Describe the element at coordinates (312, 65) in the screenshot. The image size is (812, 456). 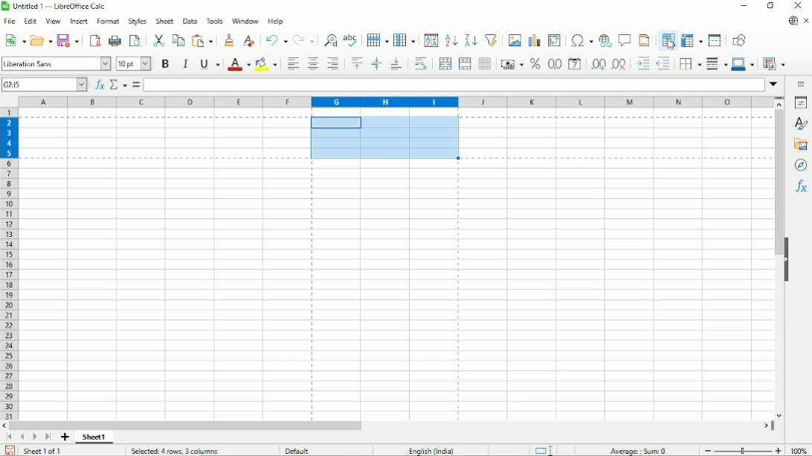
I see `Align center` at that location.